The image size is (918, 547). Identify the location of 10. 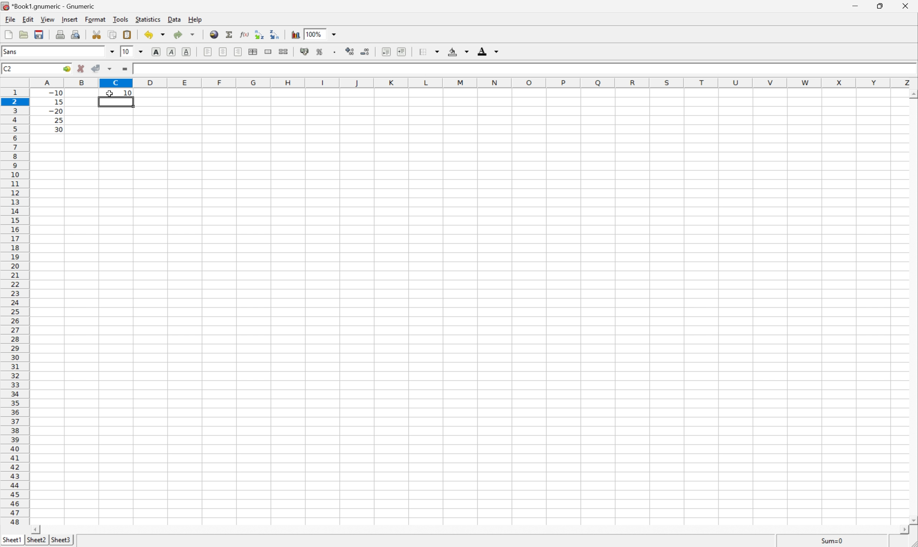
(128, 92).